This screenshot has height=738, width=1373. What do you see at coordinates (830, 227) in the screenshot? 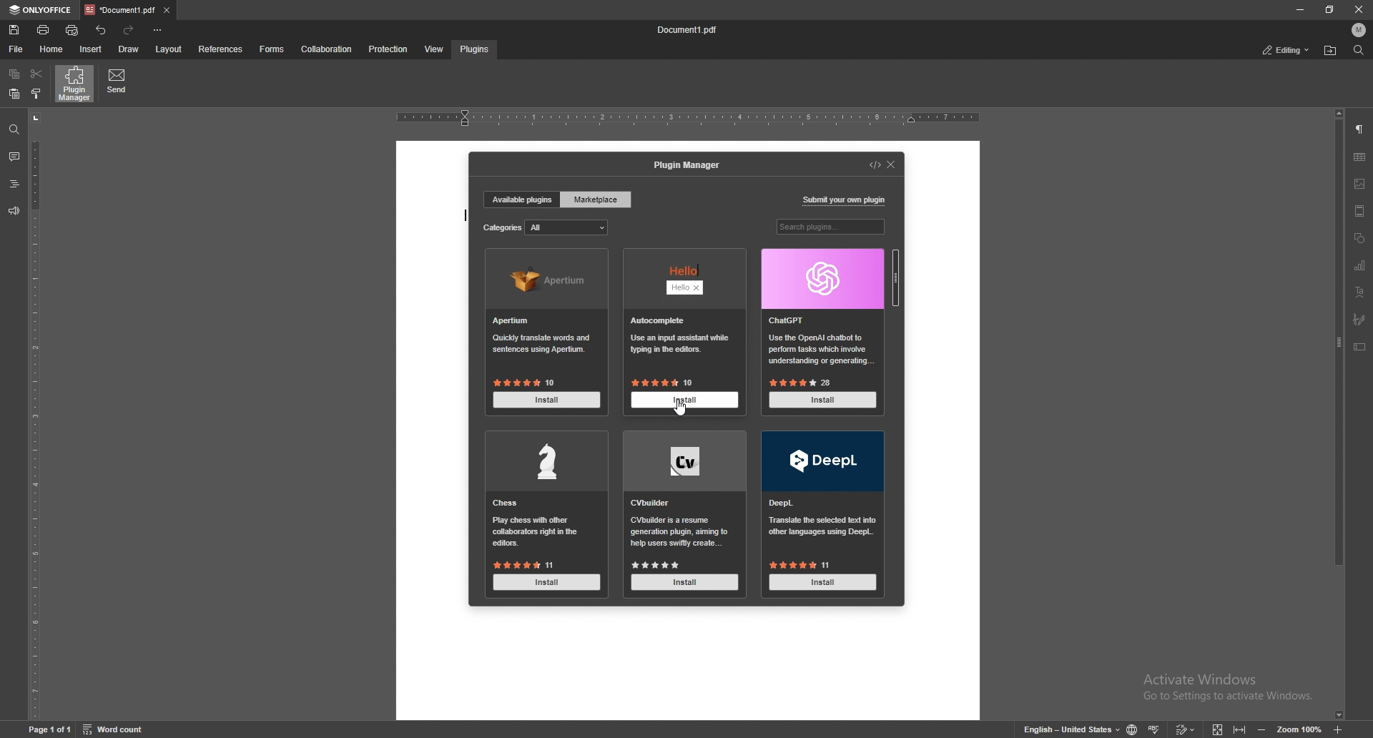
I see `search plugins` at bounding box center [830, 227].